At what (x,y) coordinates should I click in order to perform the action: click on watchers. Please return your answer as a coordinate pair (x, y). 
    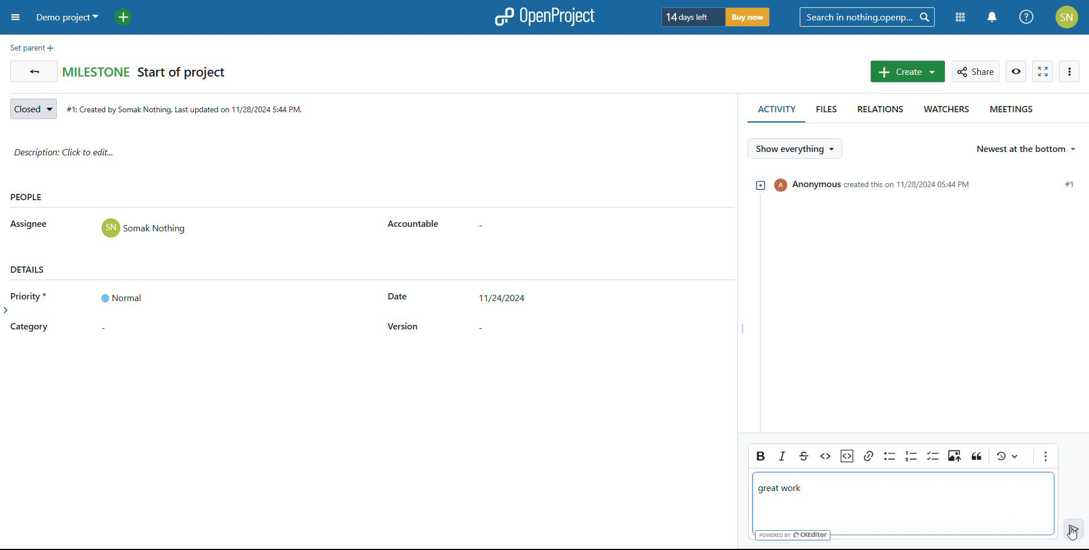
    Looking at the image, I should click on (944, 112).